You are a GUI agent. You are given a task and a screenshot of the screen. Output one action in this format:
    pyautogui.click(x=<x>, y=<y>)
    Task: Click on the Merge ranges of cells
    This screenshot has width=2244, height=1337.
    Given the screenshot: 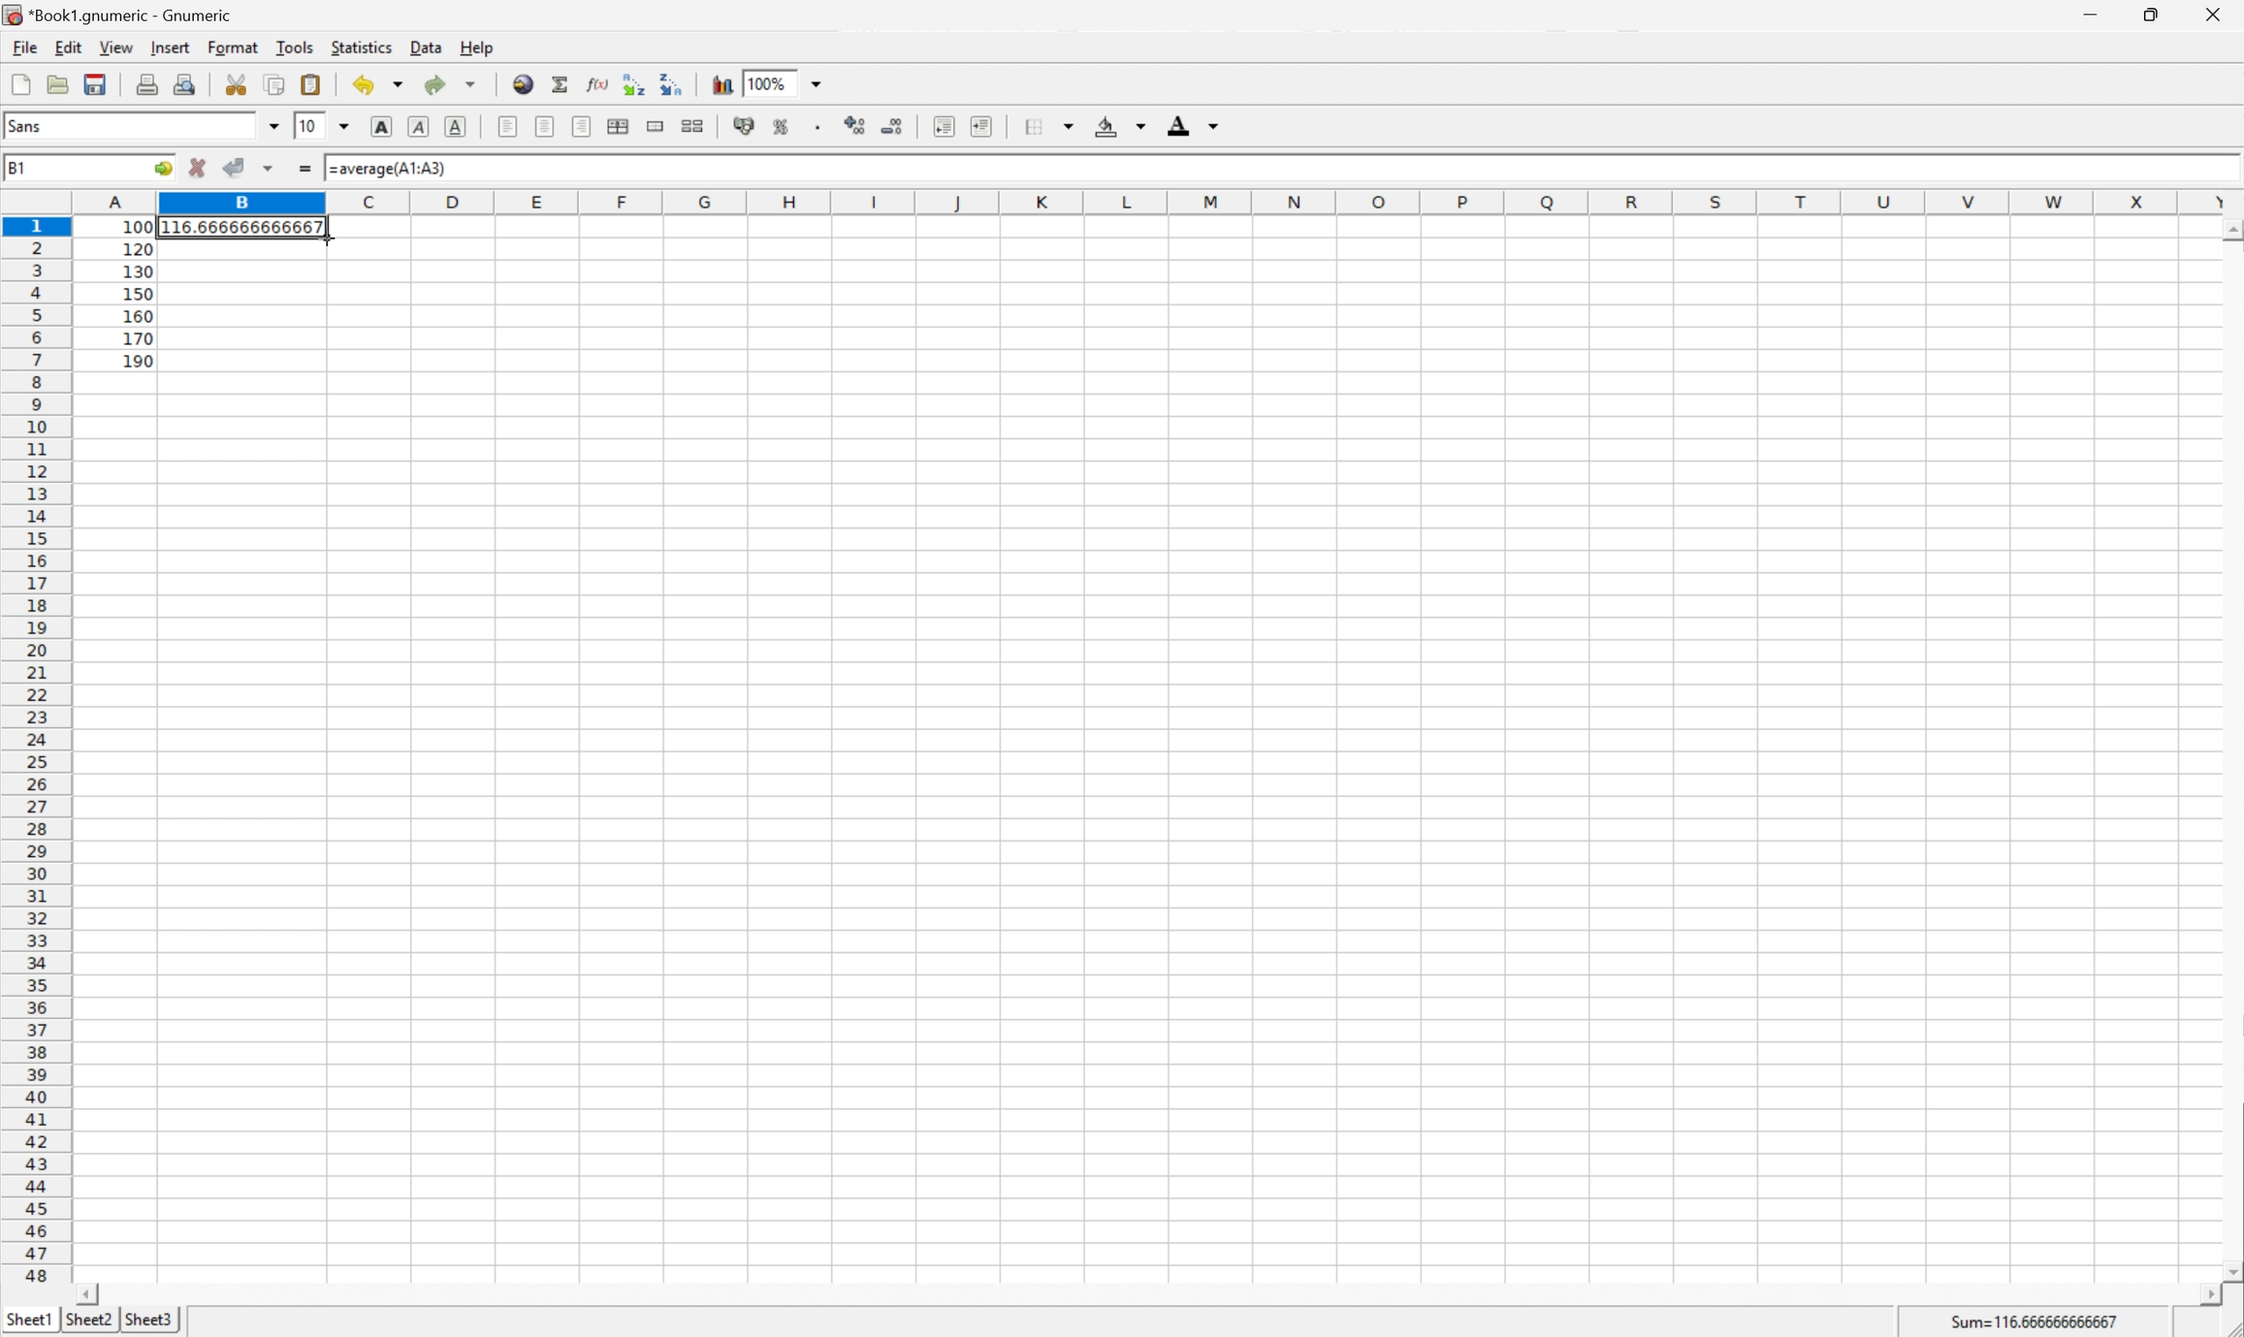 What is the action you would take?
    pyautogui.click(x=657, y=126)
    